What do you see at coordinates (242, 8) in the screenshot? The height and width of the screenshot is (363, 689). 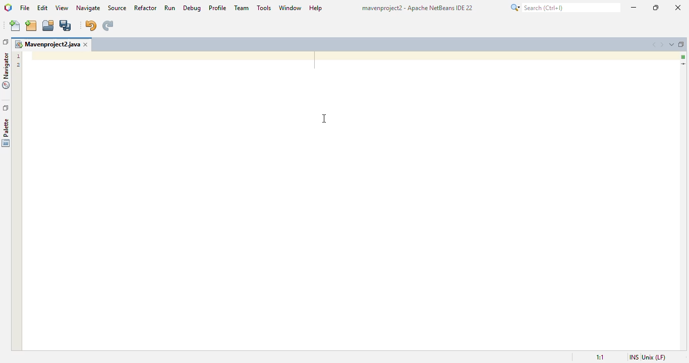 I see `team` at bounding box center [242, 8].